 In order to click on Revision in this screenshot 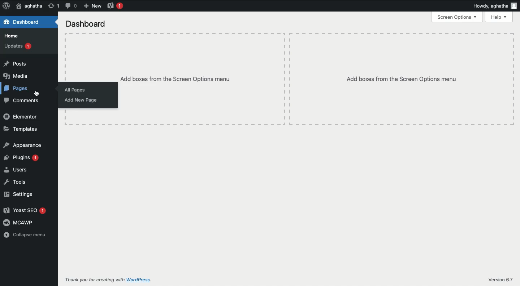, I will do `click(52, 6)`.